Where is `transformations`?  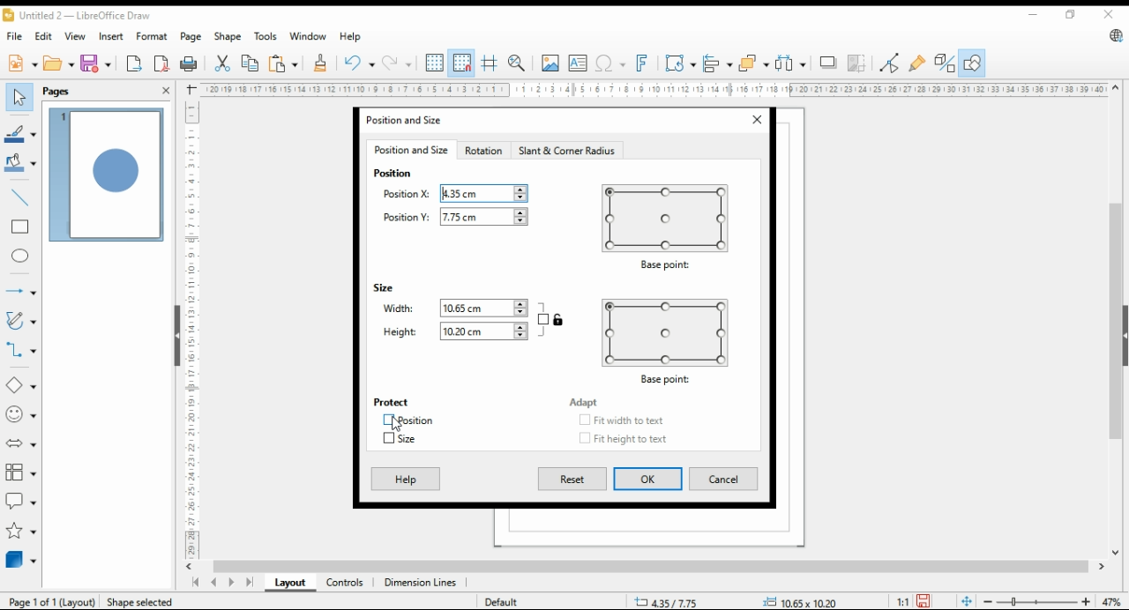 transformations is located at coordinates (680, 63).